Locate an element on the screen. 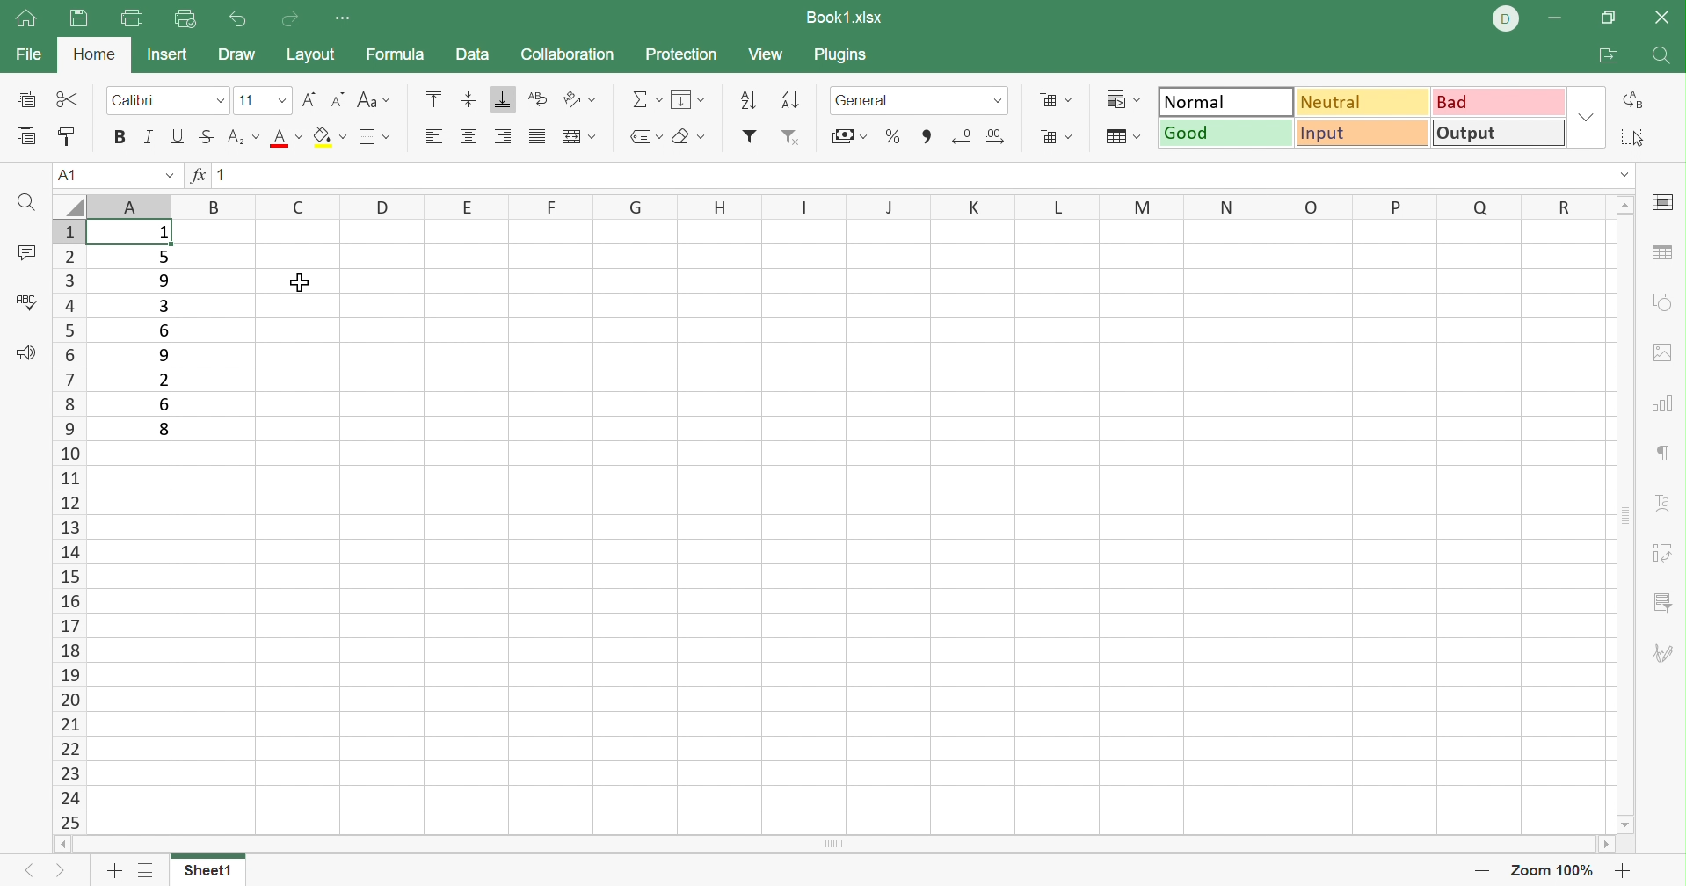 This screenshot has width=1686, height=886. Signature settings is located at coordinates (1666, 652).